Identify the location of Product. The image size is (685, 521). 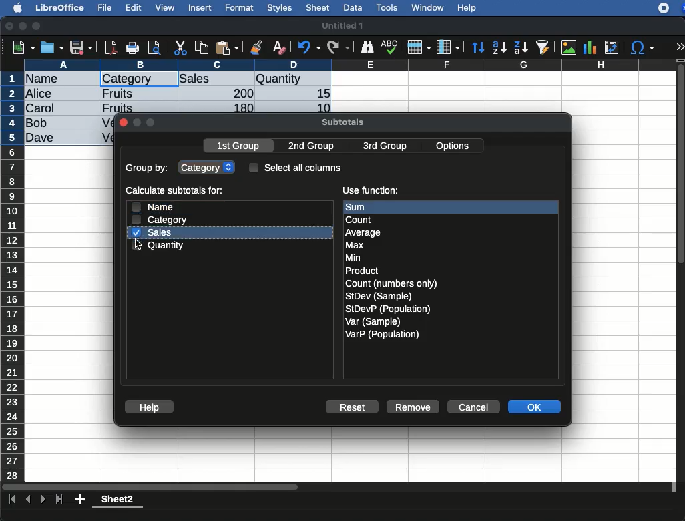
(361, 271).